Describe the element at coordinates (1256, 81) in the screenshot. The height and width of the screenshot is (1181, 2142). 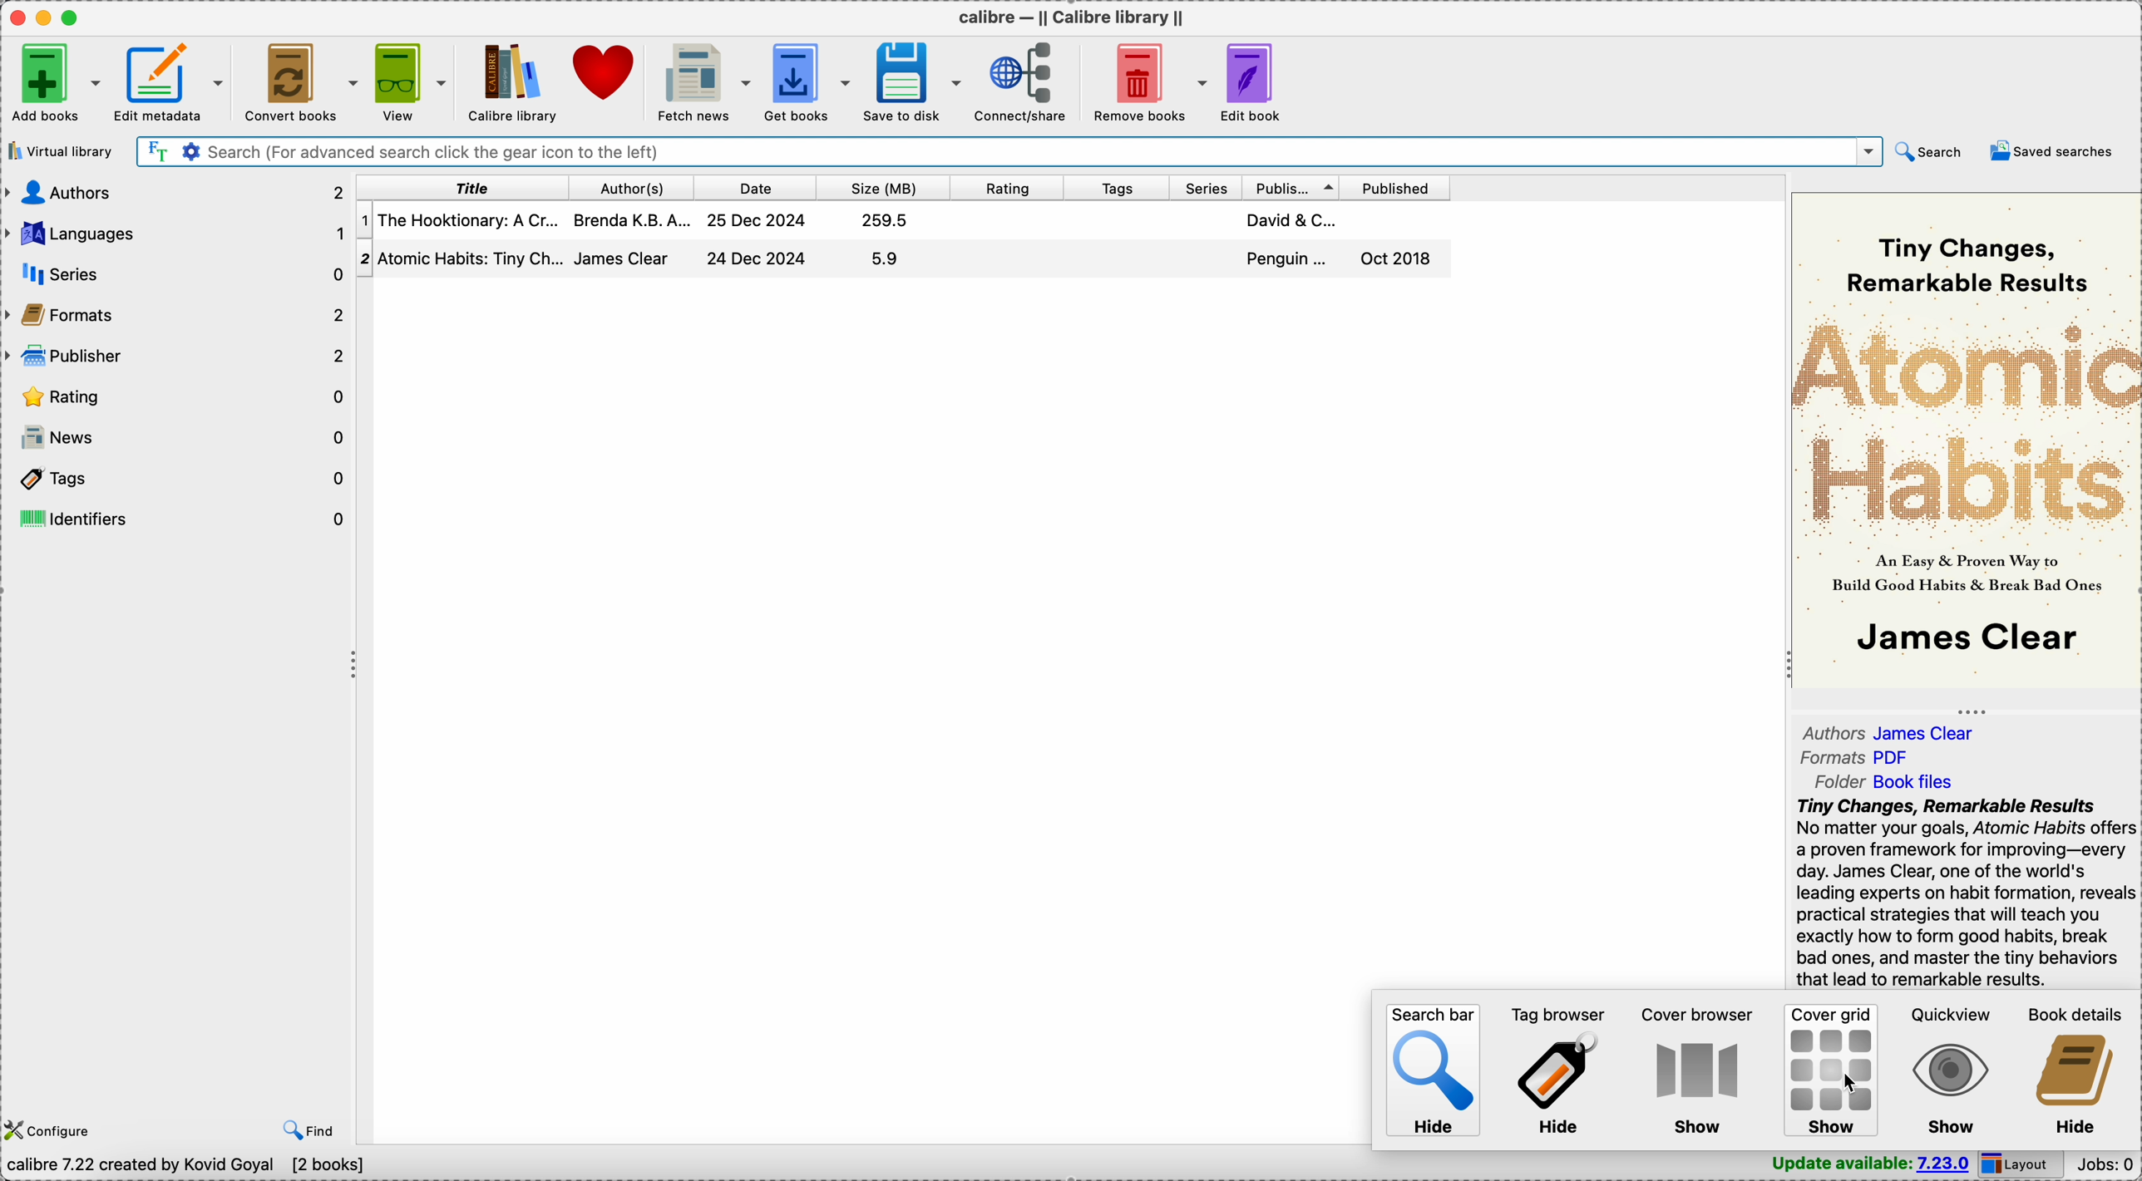
I see `edit book` at that location.